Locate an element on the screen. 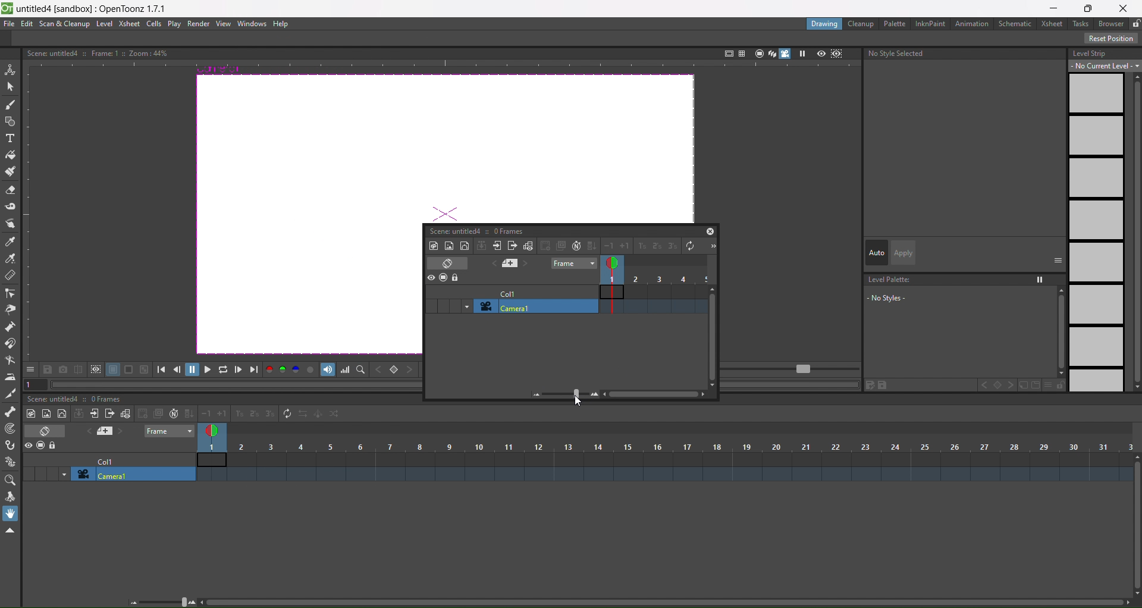  soundtrack is located at coordinates (328, 369).